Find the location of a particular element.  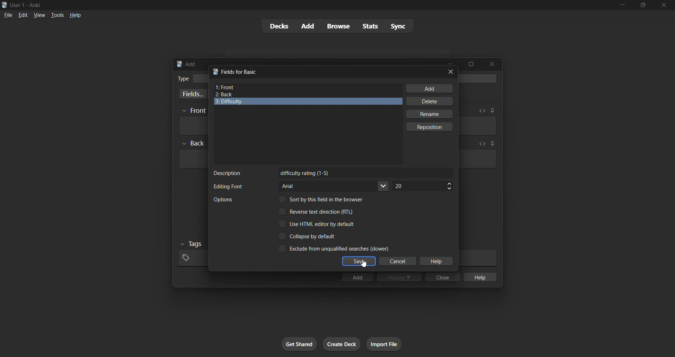

sync is located at coordinates (398, 26).